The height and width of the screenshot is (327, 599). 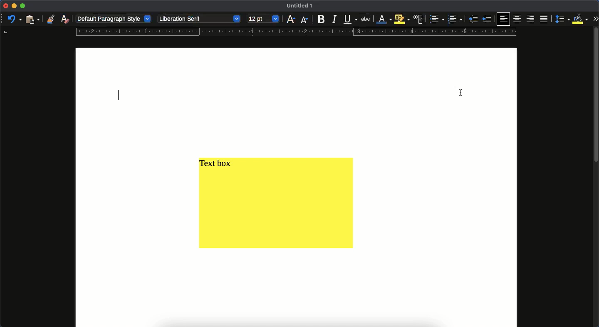 What do you see at coordinates (334, 19) in the screenshot?
I see `italic ` at bounding box center [334, 19].